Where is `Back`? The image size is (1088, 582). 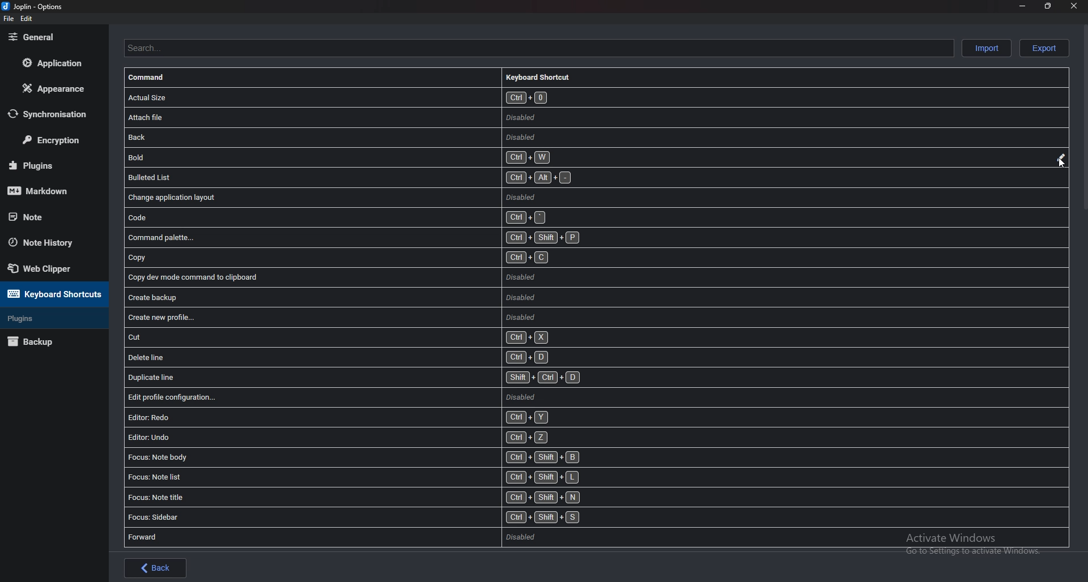
Back is located at coordinates (155, 568).